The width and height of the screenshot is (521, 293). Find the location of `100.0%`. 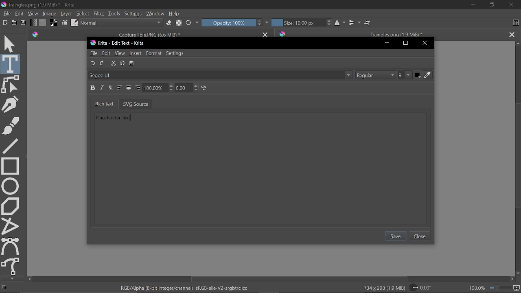

100.0% is located at coordinates (495, 288).